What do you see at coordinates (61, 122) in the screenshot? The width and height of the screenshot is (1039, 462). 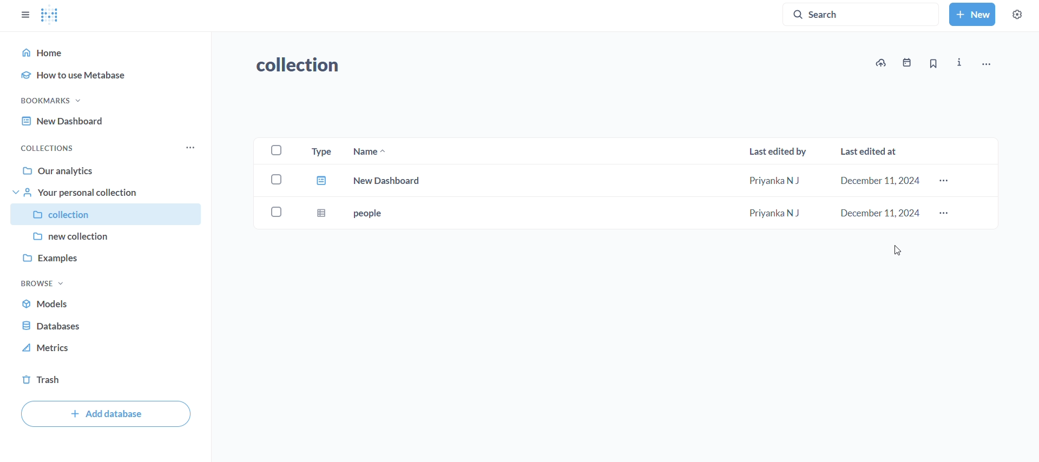 I see `New Dashboard` at bounding box center [61, 122].